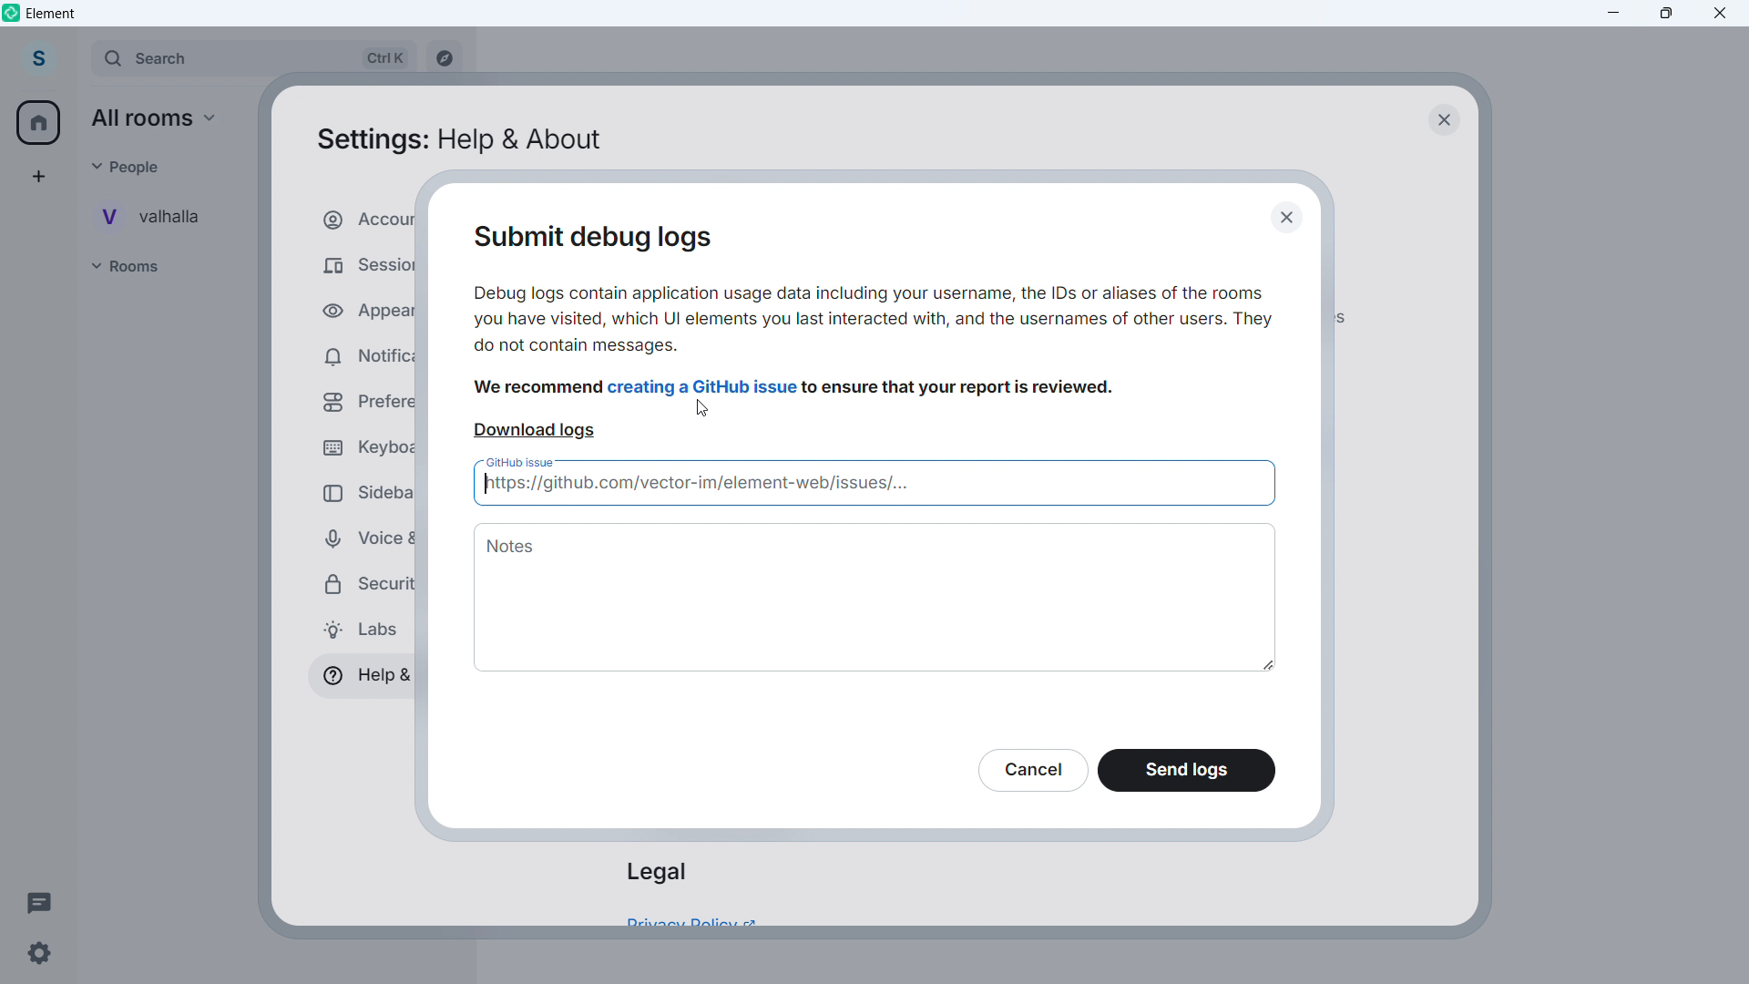  What do you see at coordinates (523, 461) in the screenshot?
I see `github issue` at bounding box center [523, 461].